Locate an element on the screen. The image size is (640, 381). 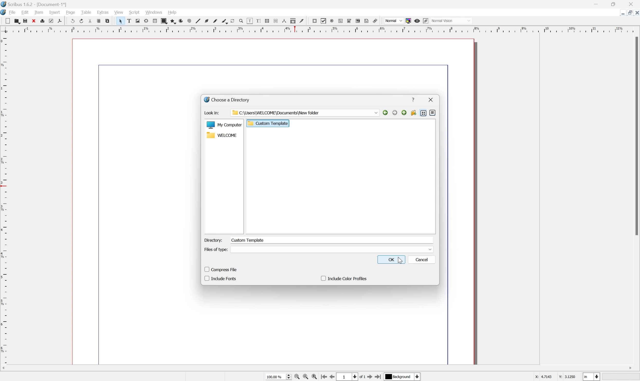
detail view is located at coordinates (433, 113).